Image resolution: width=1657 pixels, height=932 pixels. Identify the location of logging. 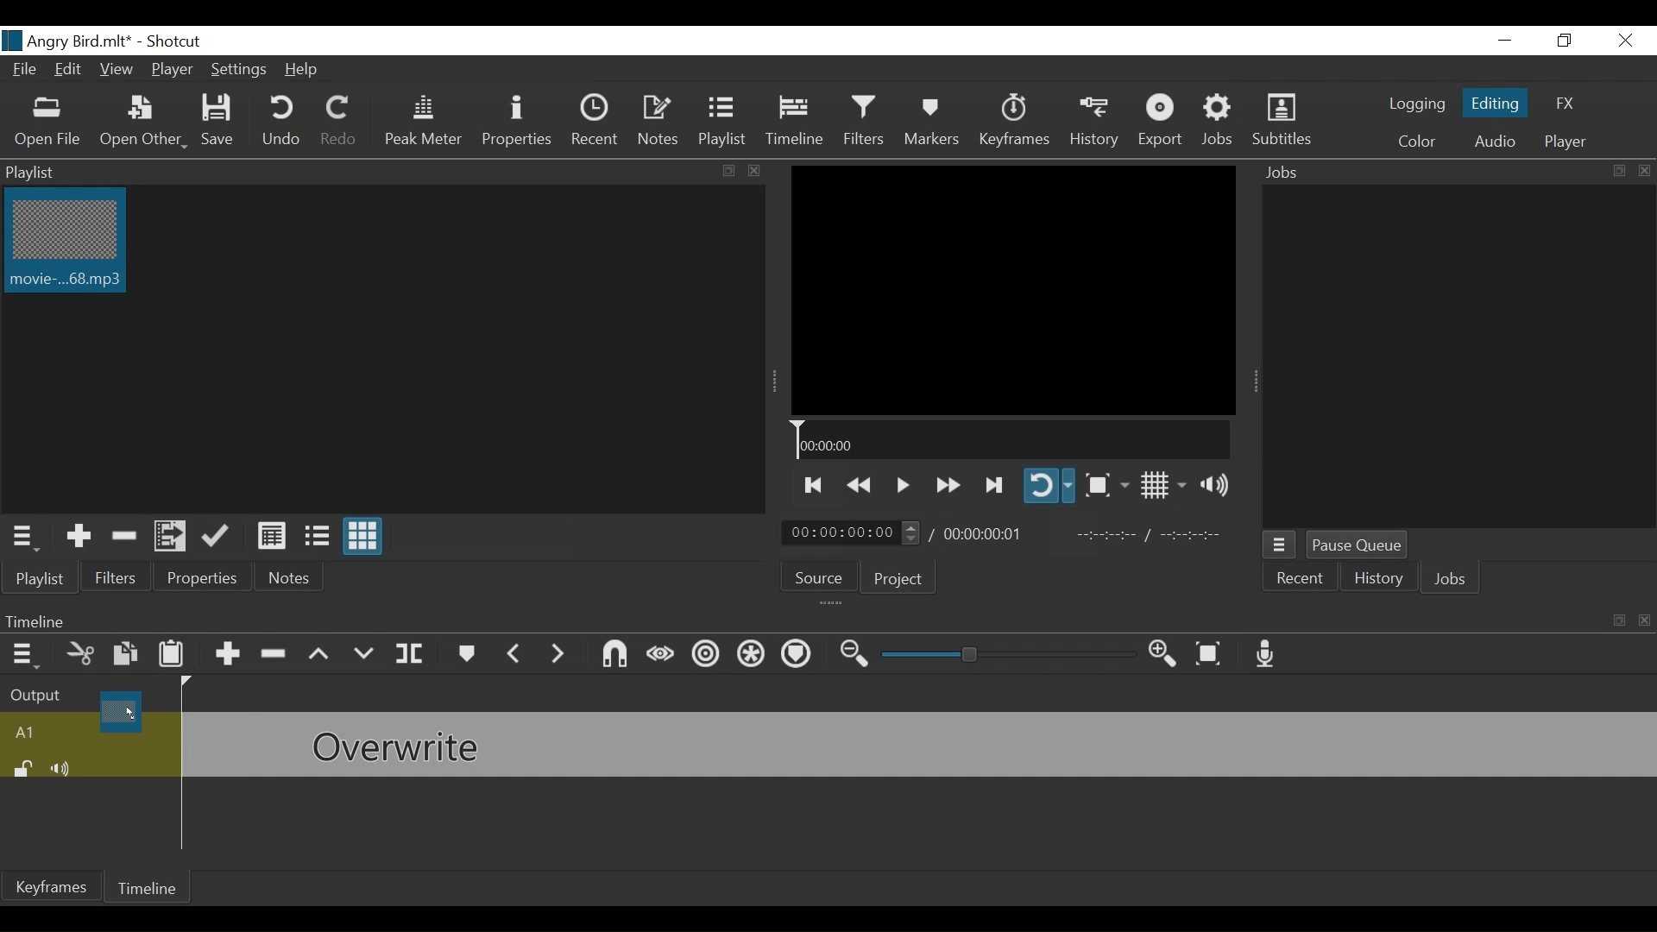
(1414, 106).